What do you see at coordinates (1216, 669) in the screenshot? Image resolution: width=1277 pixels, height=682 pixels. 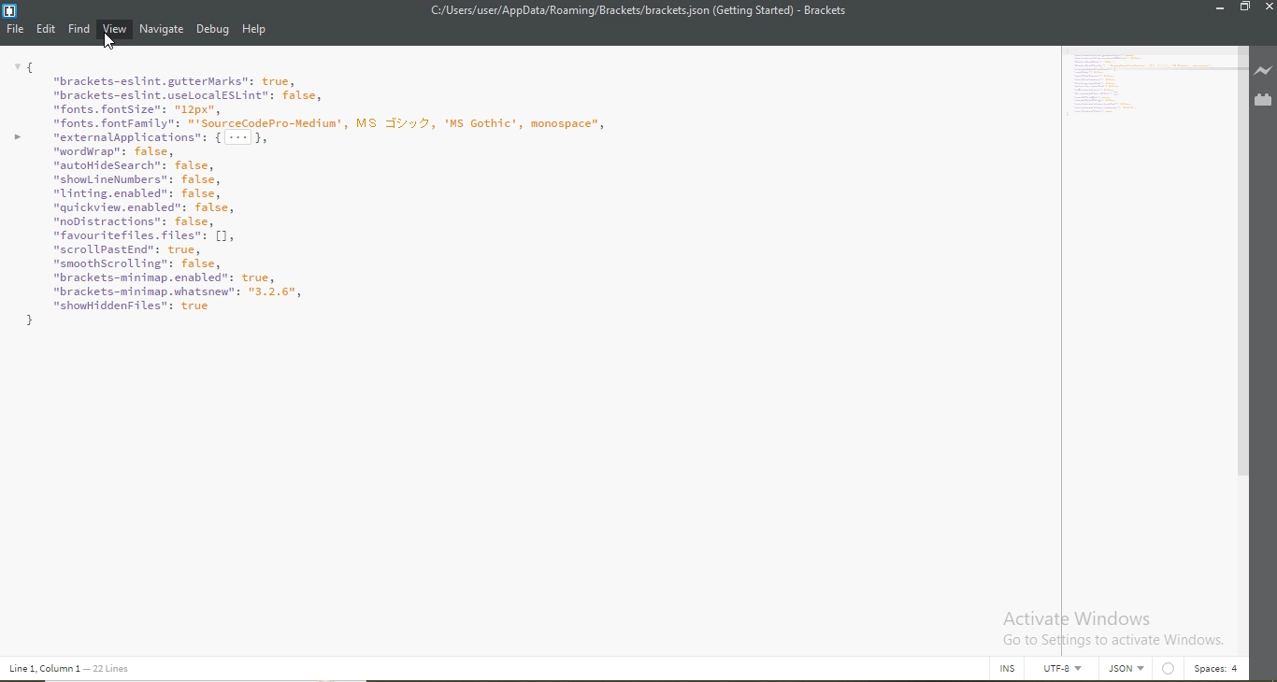 I see `Spaces:4` at bounding box center [1216, 669].